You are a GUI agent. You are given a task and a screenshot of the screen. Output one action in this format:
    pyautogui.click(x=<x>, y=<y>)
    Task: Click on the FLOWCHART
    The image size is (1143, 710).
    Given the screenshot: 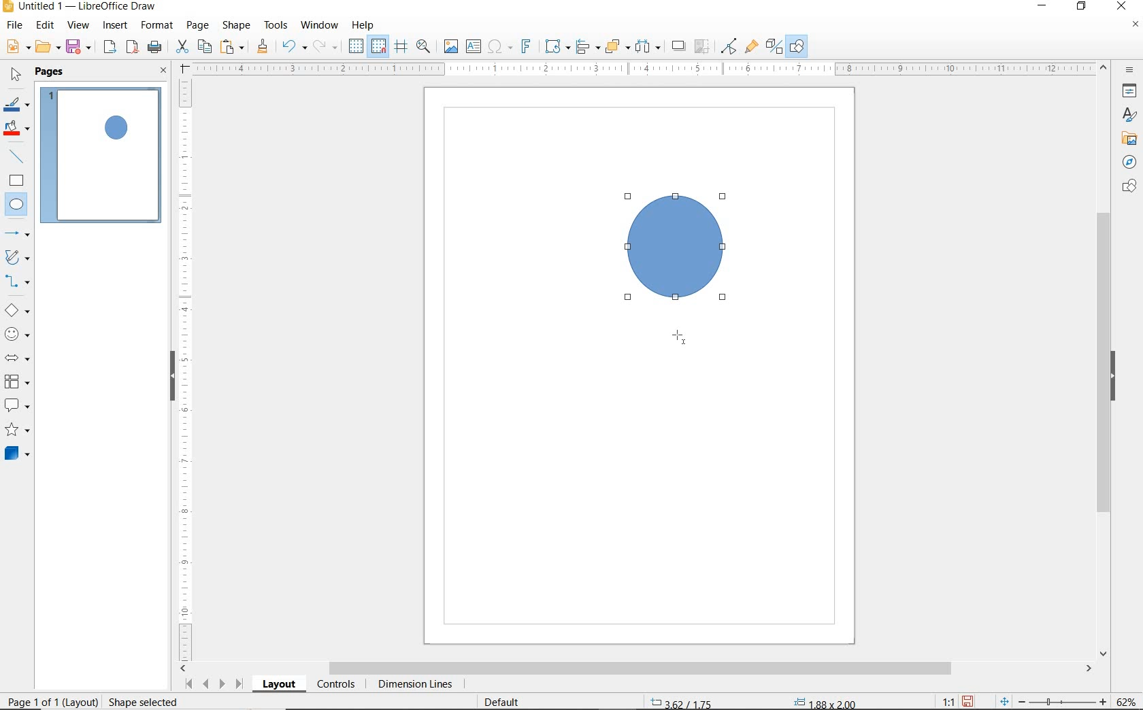 What is the action you would take?
    pyautogui.click(x=16, y=382)
    